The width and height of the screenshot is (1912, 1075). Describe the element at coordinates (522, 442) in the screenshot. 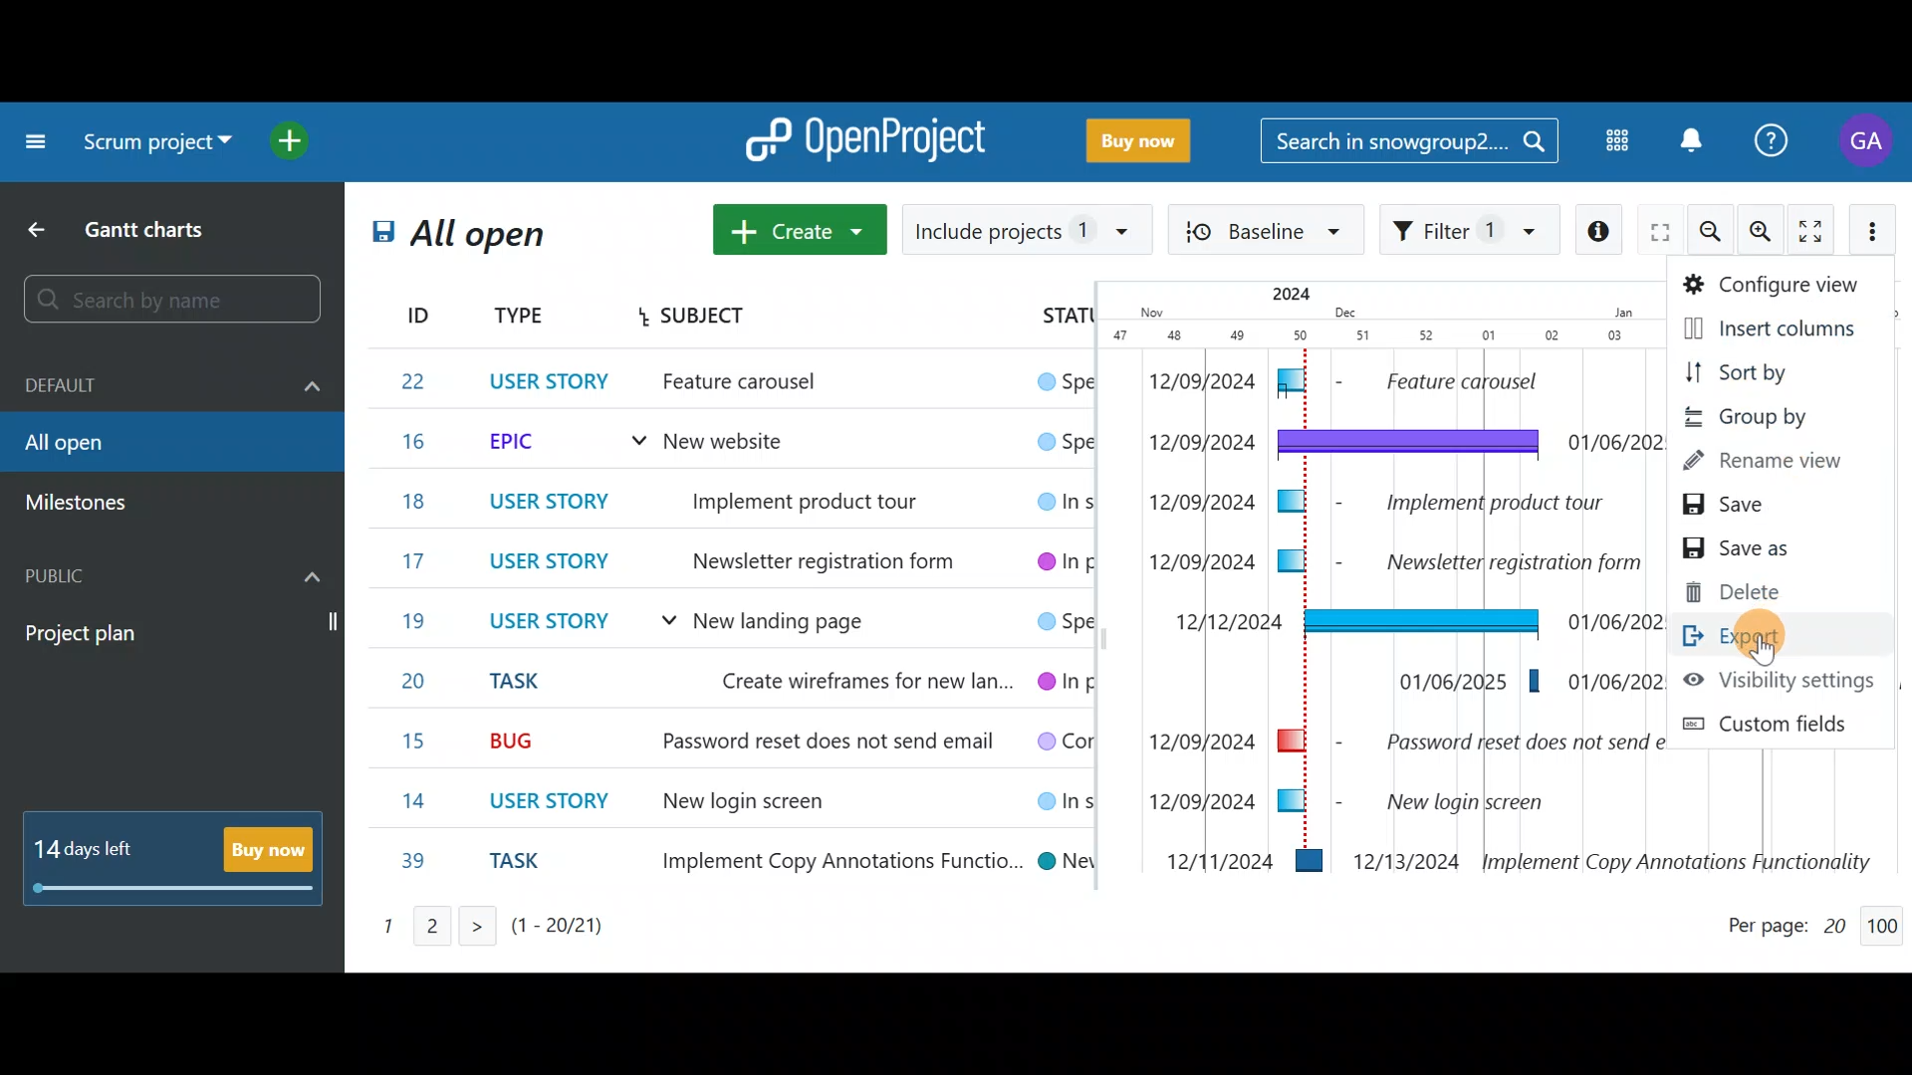

I see `EPIC` at that location.